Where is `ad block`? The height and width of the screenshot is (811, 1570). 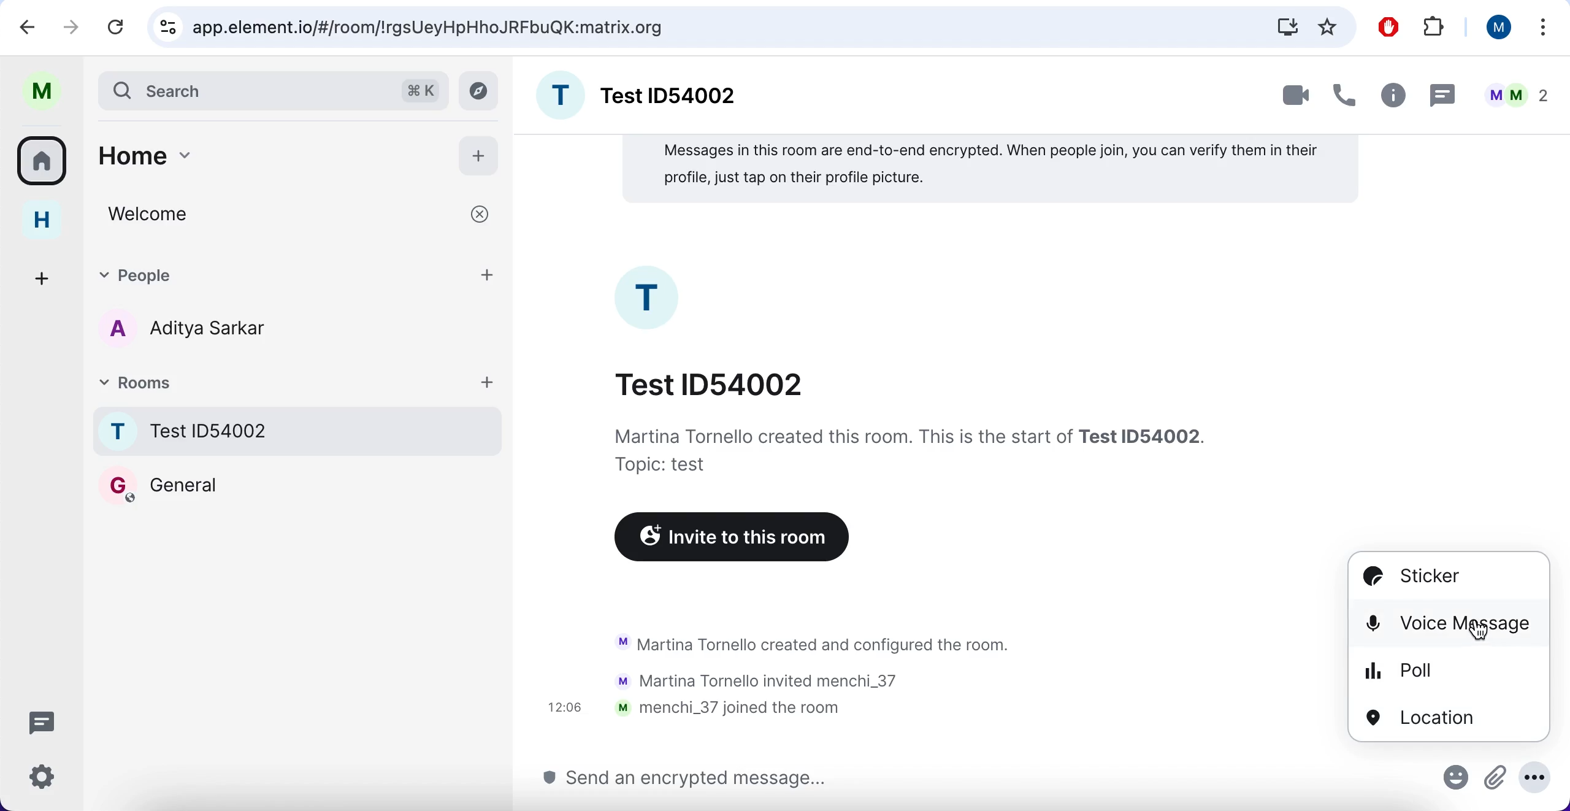
ad block is located at coordinates (1387, 26).